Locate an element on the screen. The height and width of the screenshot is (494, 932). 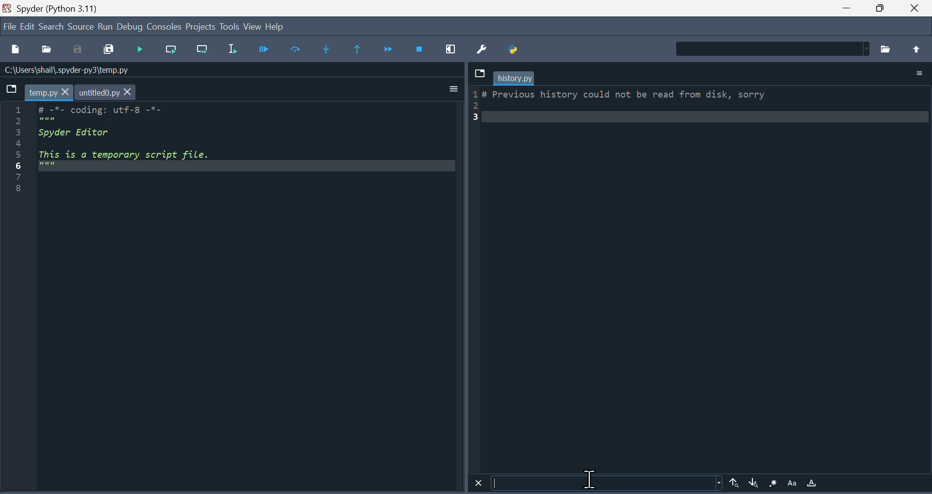
maximize current window is located at coordinates (454, 48).